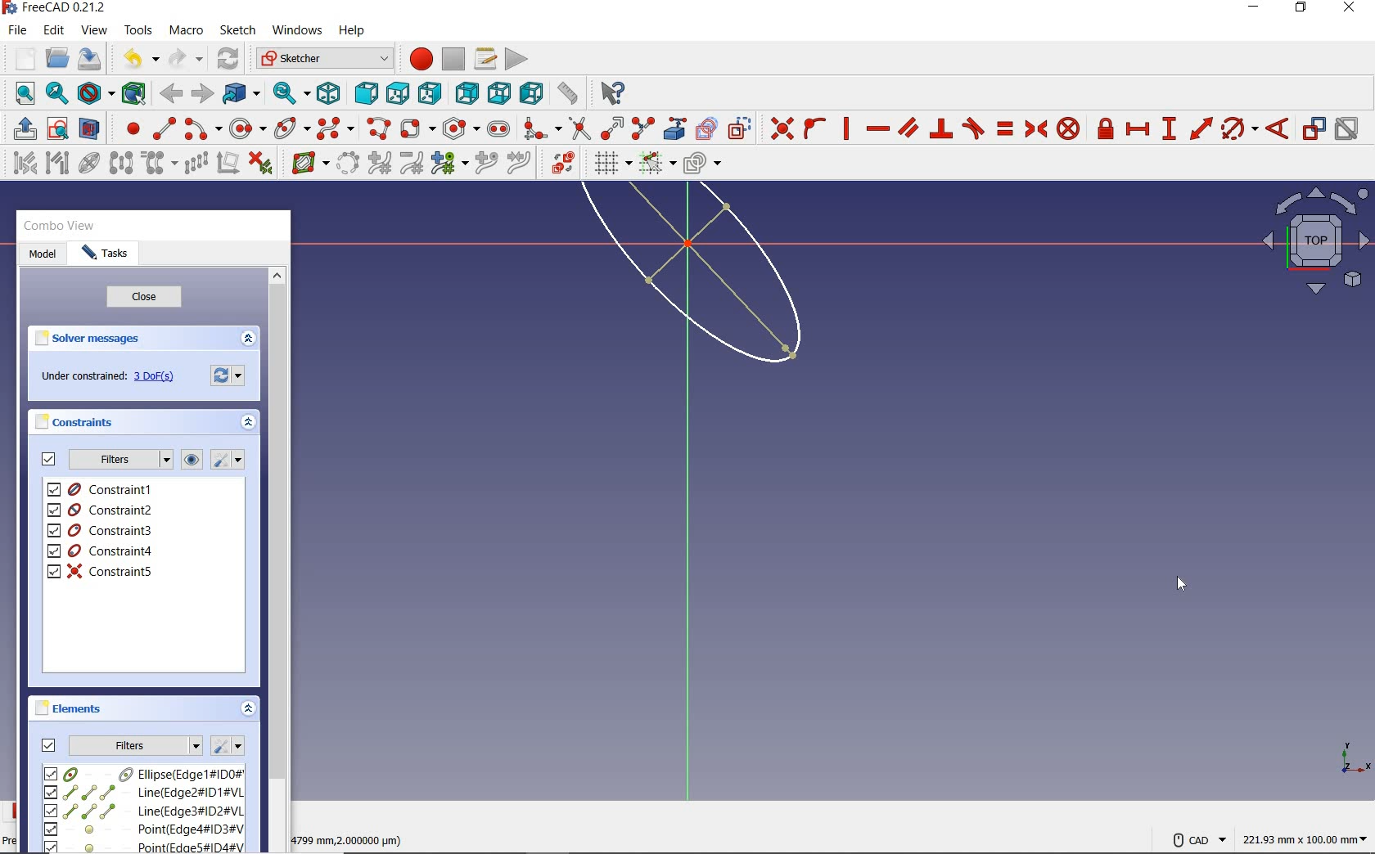 The width and height of the screenshot is (1375, 854). Describe the element at coordinates (248, 126) in the screenshot. I see `create circle` at that location.